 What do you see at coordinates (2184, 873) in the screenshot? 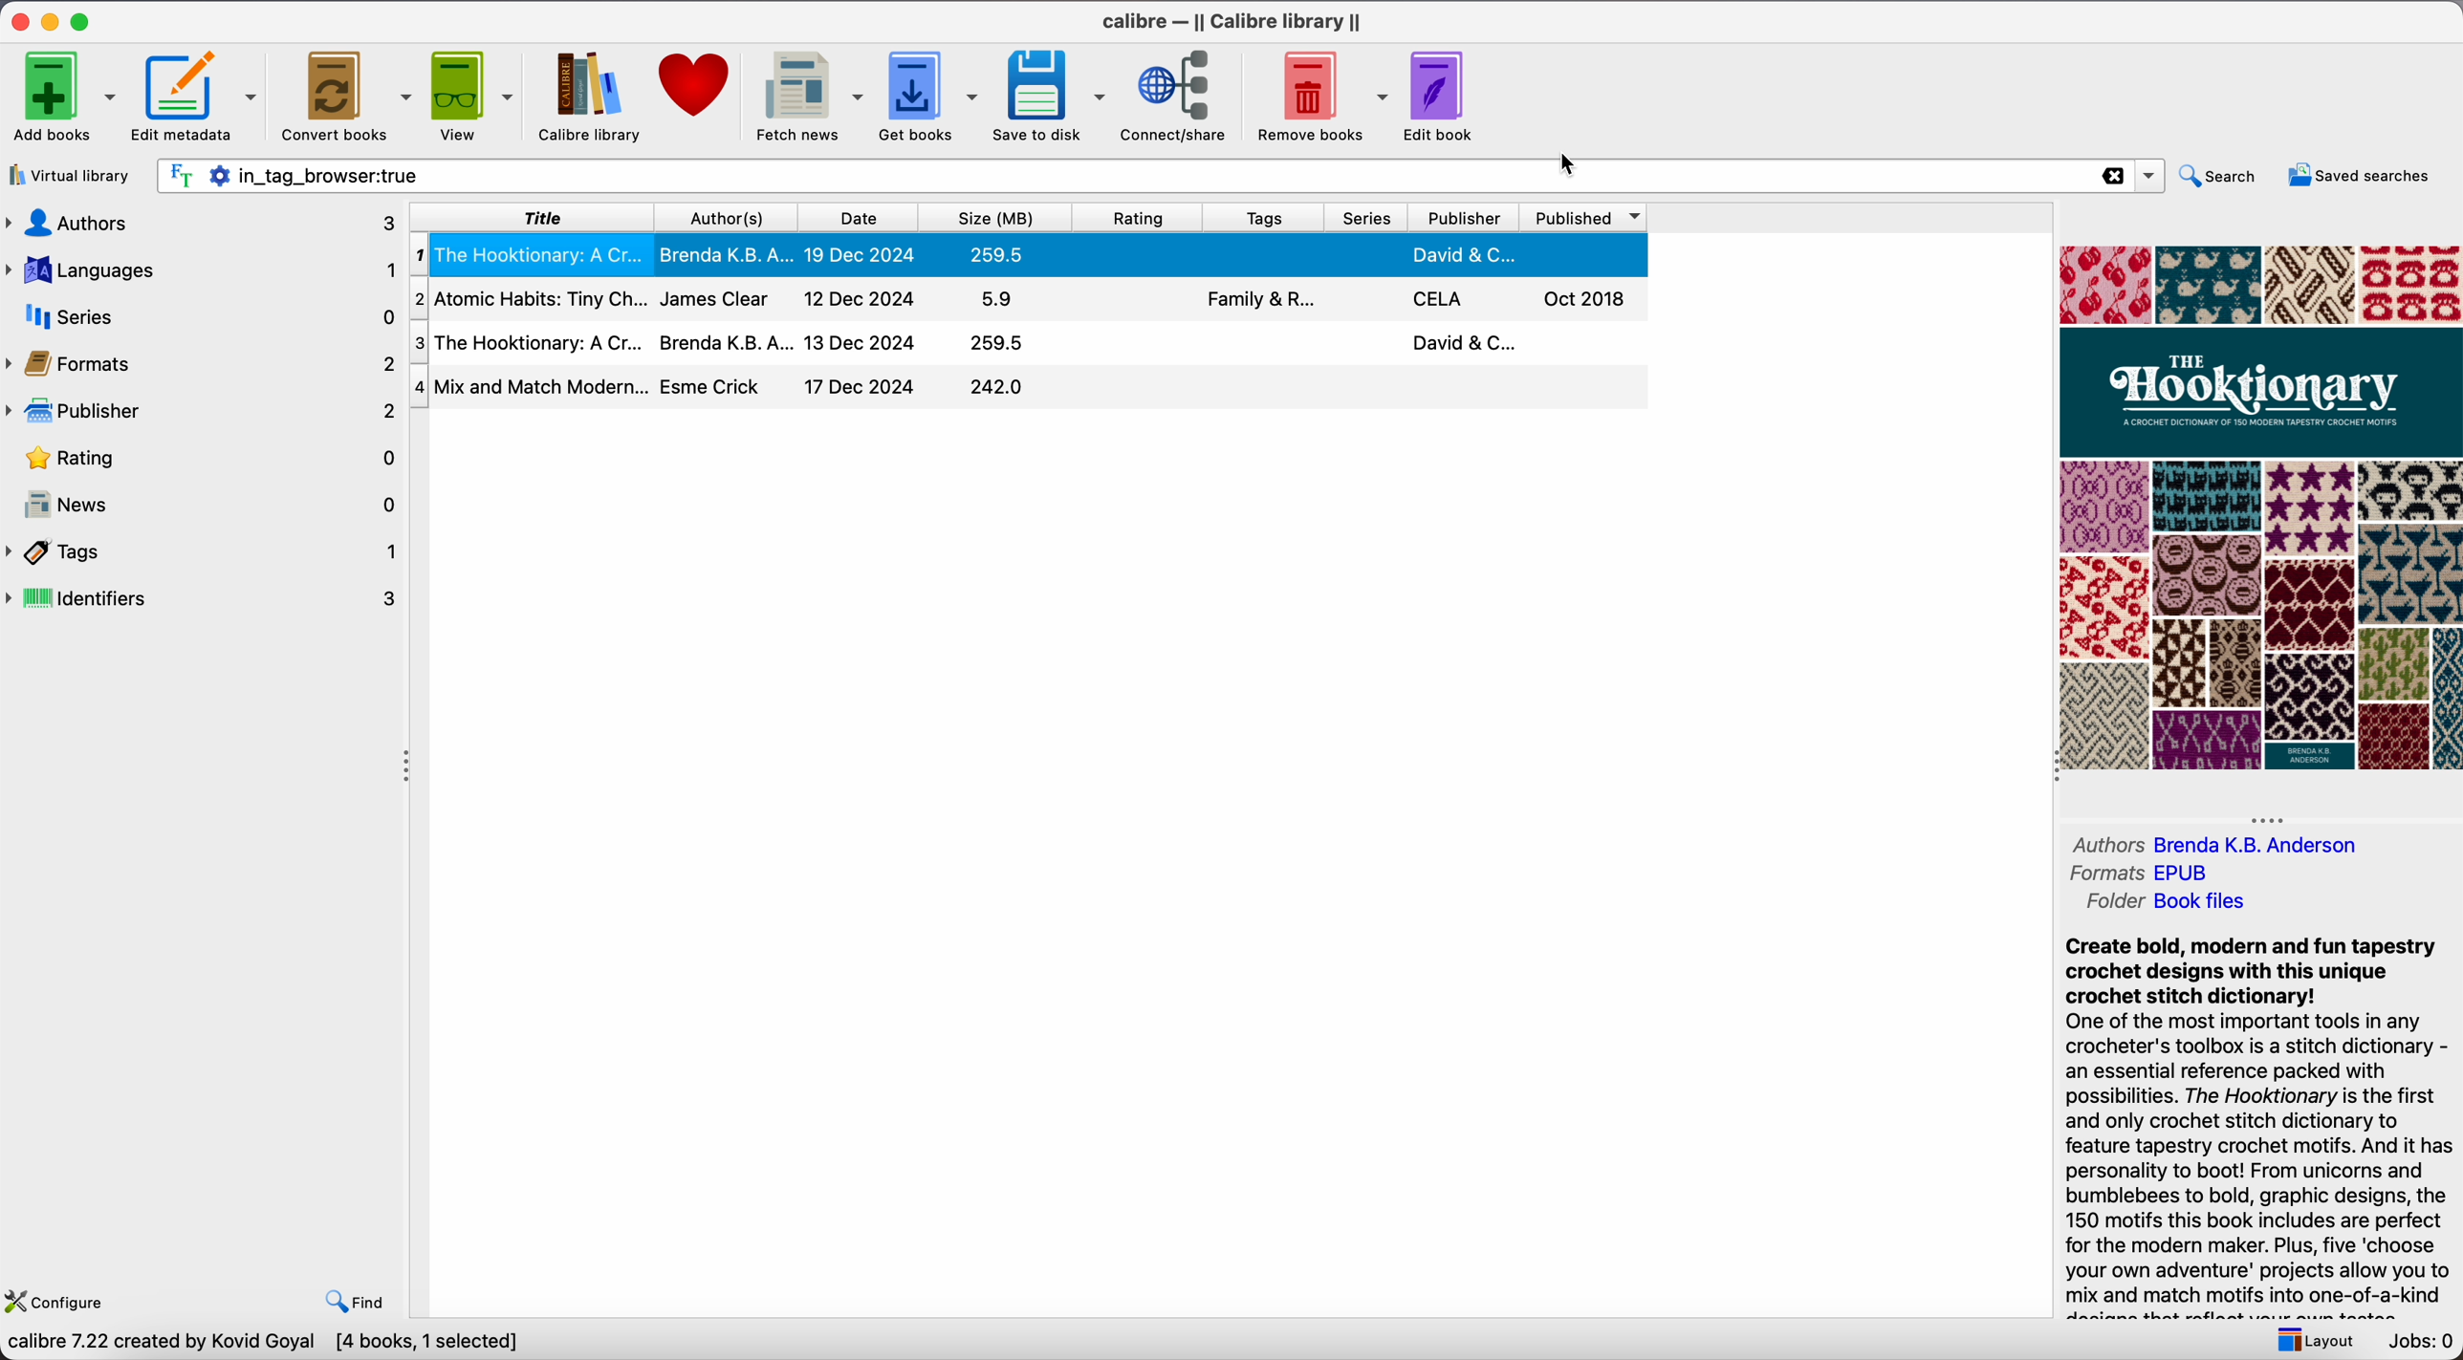
I see `EPUB` at bounding box center [2184, 873].